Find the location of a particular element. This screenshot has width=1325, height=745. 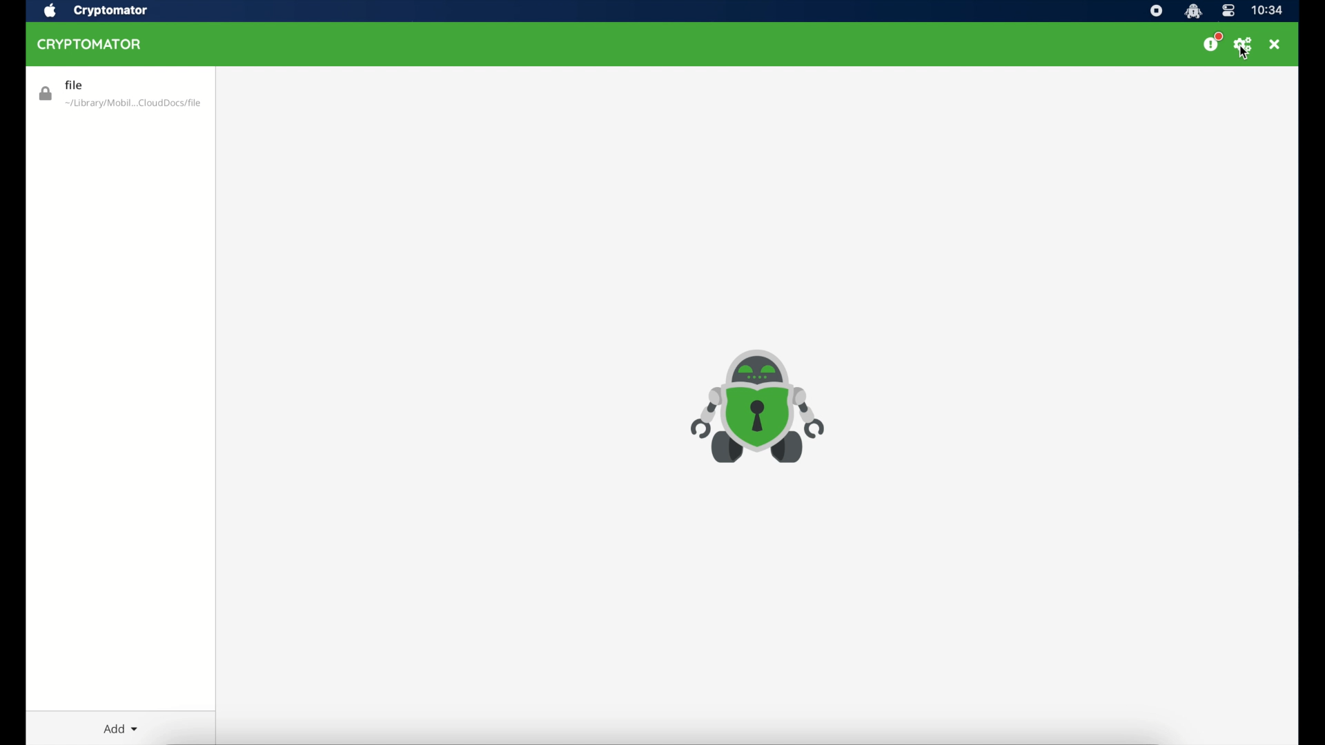

cryptomator is located at coordinates (111, 10).